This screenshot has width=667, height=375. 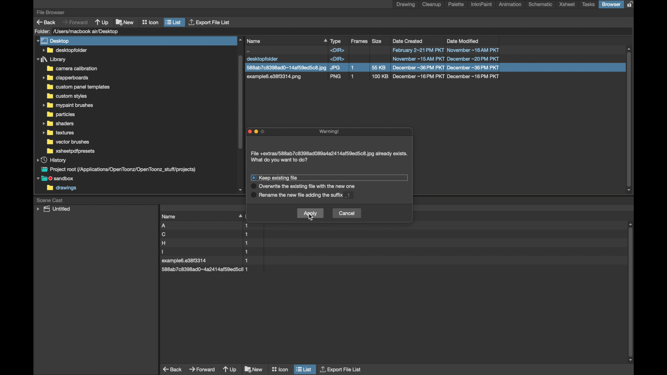 What do you see at coordinates (62, 189) in the screenshot?
I see `drawings` at bounding box center [62, 189].